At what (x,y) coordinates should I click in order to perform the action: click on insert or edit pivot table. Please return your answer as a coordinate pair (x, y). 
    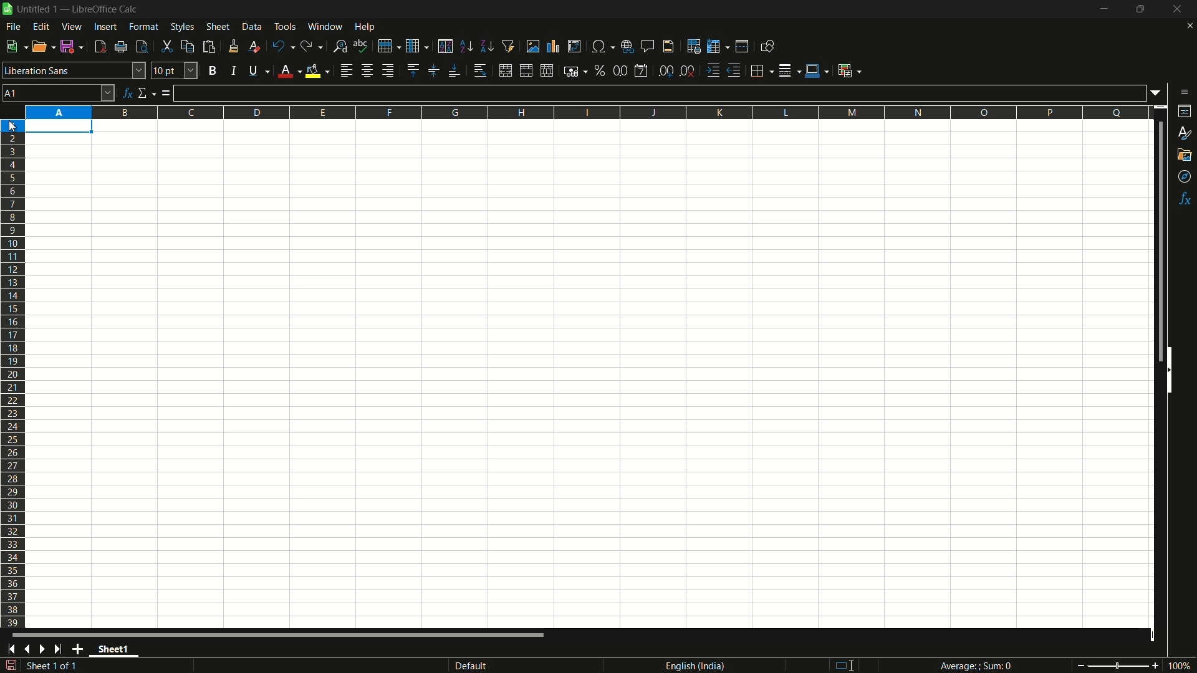
    Looking at the image, I should click on (574, 46).